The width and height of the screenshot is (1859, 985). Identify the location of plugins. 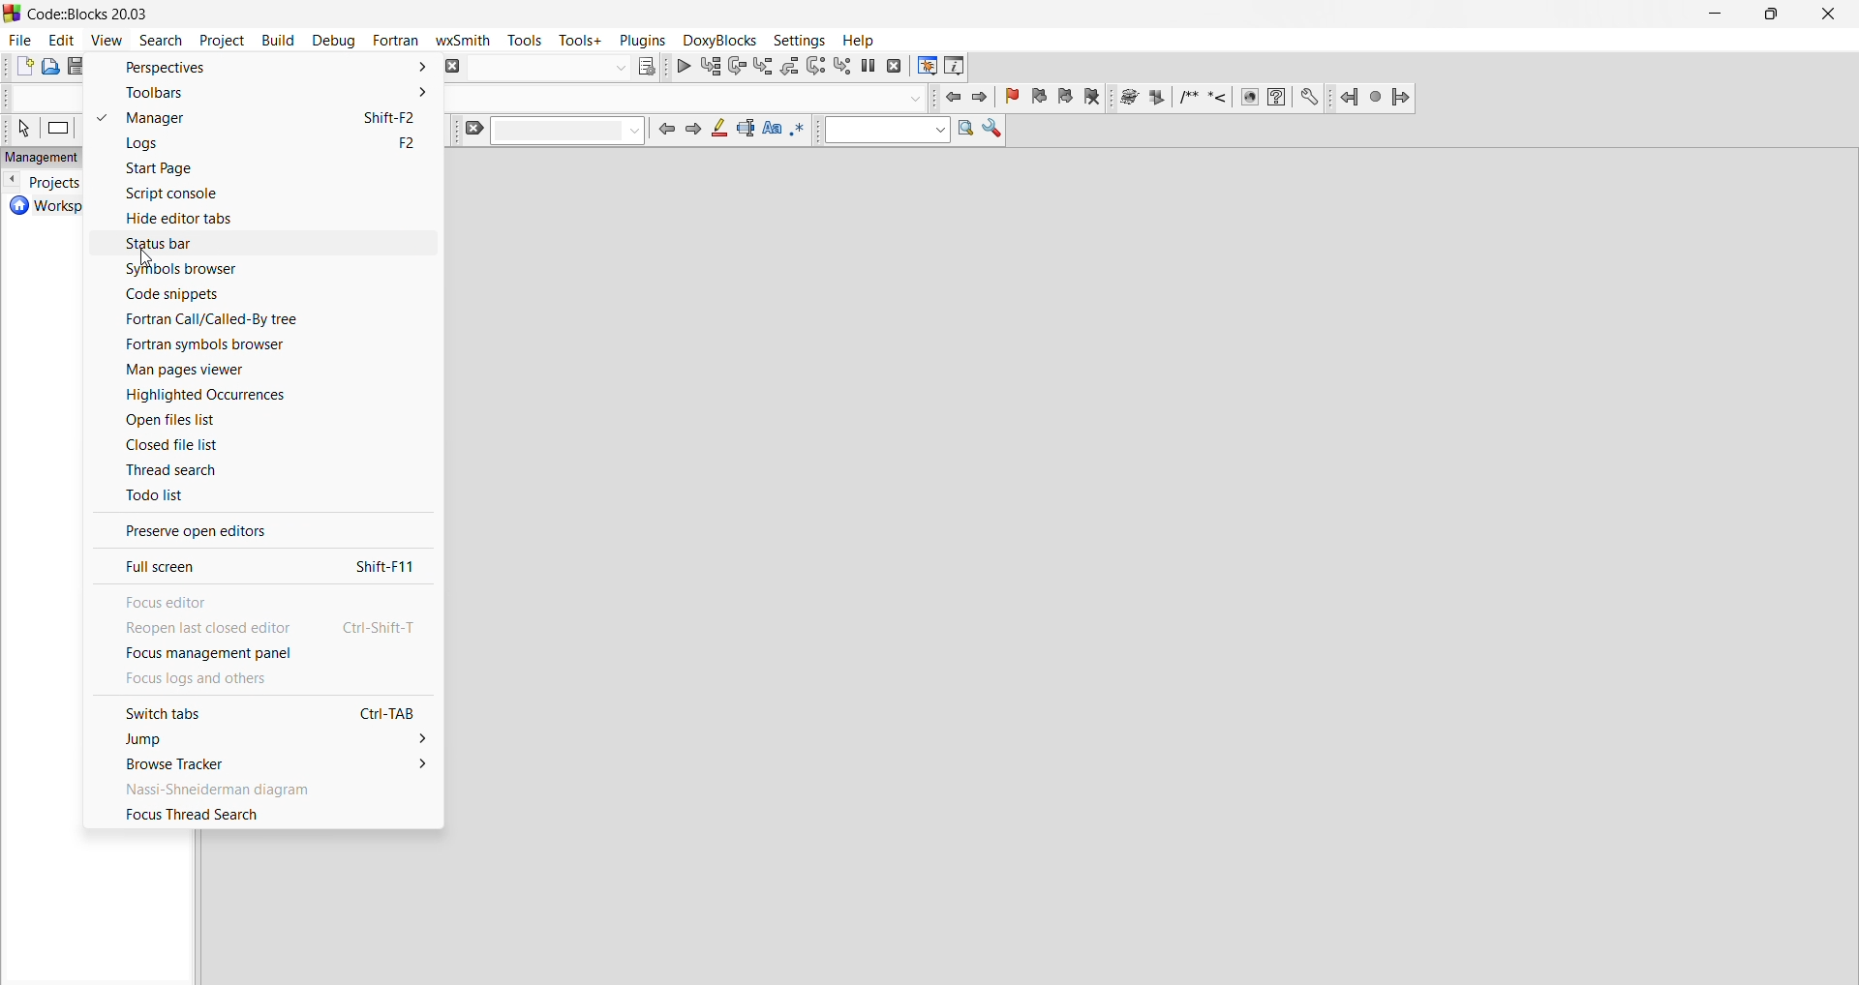
(645, 40).